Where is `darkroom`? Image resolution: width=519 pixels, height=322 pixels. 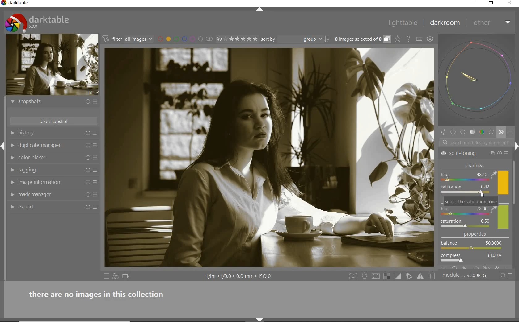
darkroom is located at coordinates (445, 24).